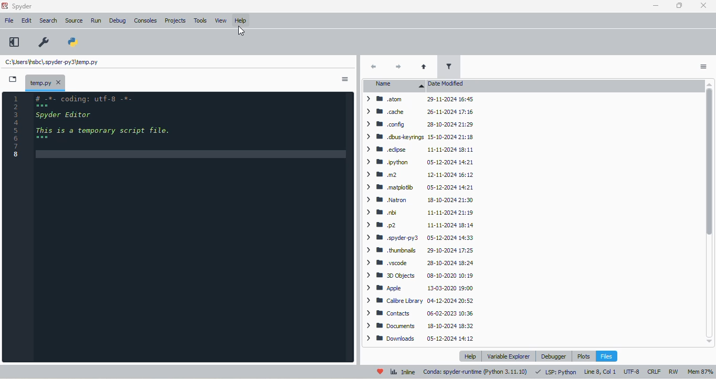 This screenshot has height=379, width=716. What do you see at coordinates (381, 372) in the screenshot?
I see `help spyder!` at bounding box center [381, 372].